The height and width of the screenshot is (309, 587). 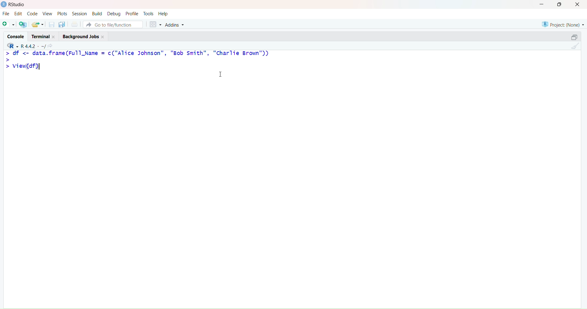 What do you see at coordinates (86, 36) in the screenshot?
I see `Background Jobs` at bounding box center [86, 36].